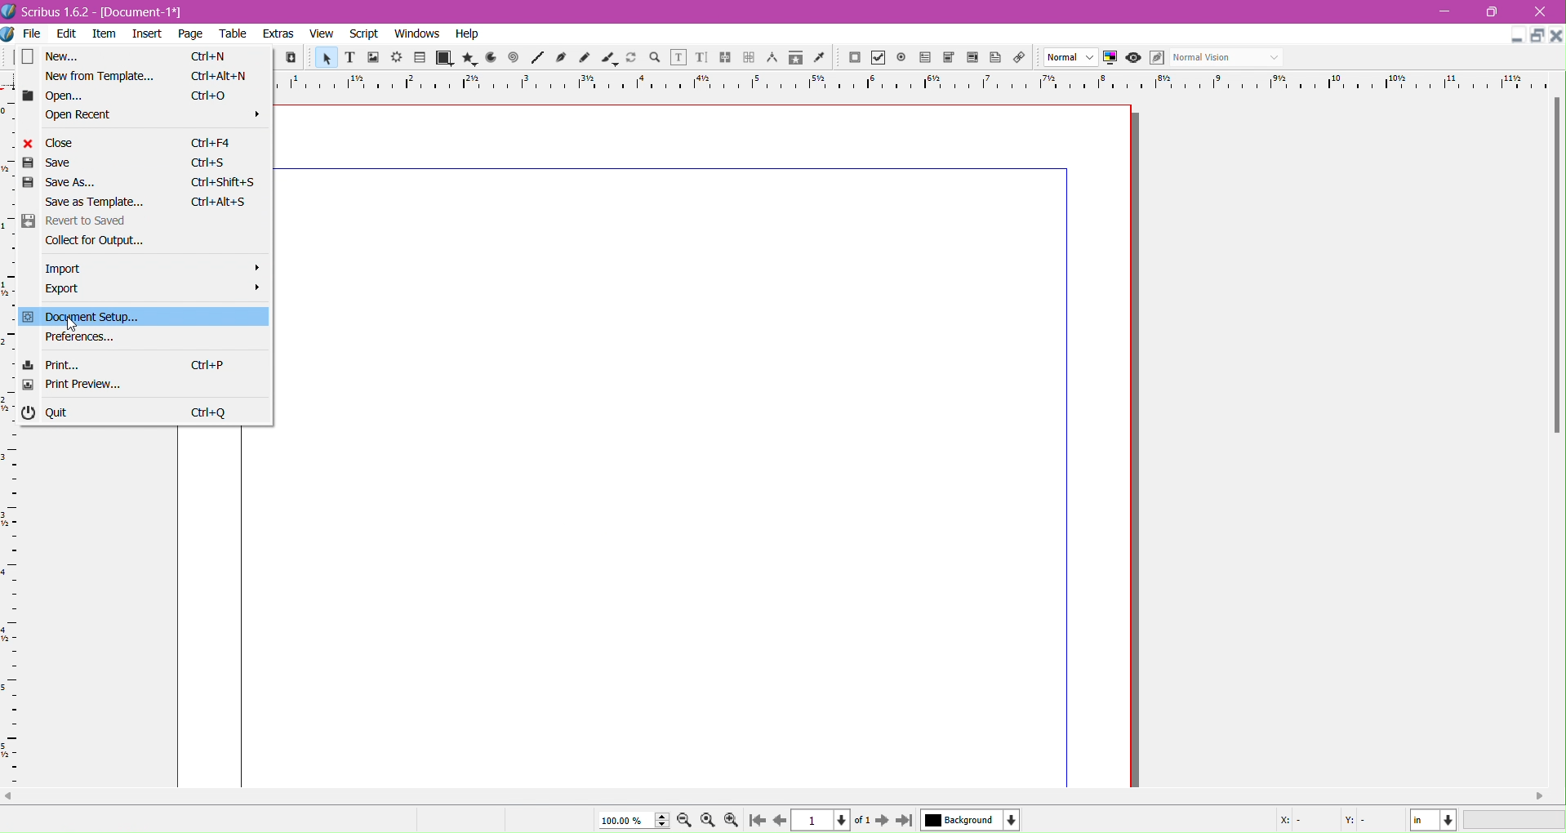 The height and width of the screenshot is (833, 1566). What do you see at coordinates (467, 34) in the screenshot?
I see `help menu` at bounding box center [467, 34].